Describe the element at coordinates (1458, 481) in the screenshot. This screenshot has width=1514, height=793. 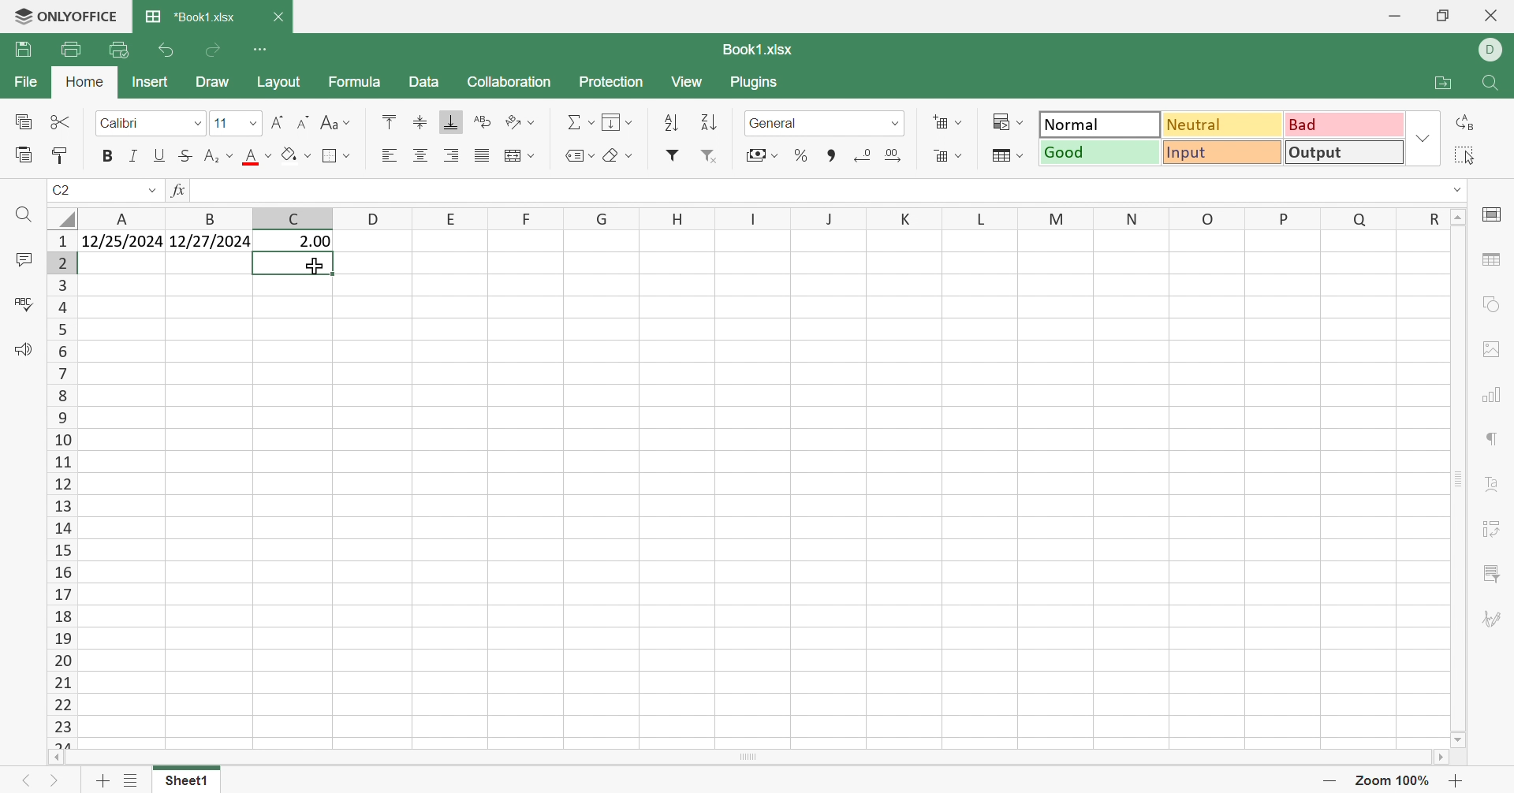
I see `Scroll Bar` at that location.